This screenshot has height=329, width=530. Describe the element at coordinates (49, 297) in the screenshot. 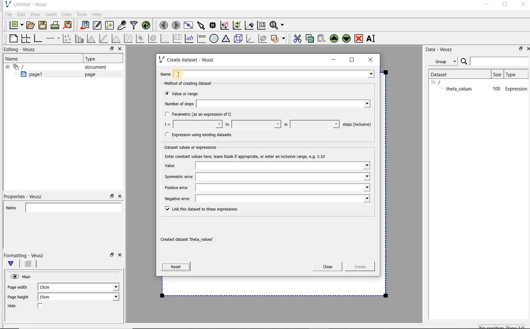

I see `15cm` at that location.